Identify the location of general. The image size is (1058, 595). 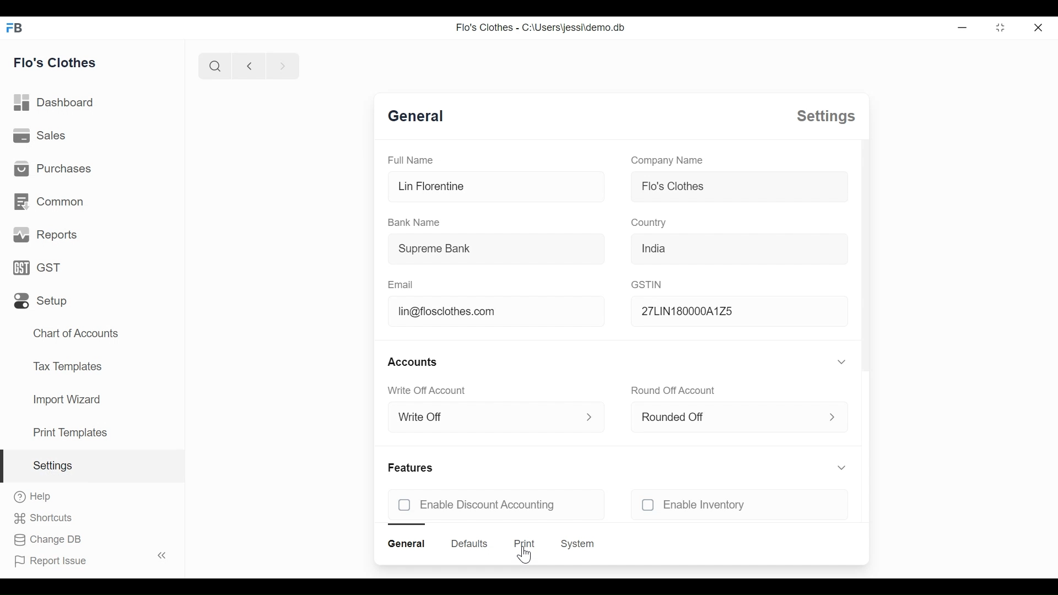
(406, 544).